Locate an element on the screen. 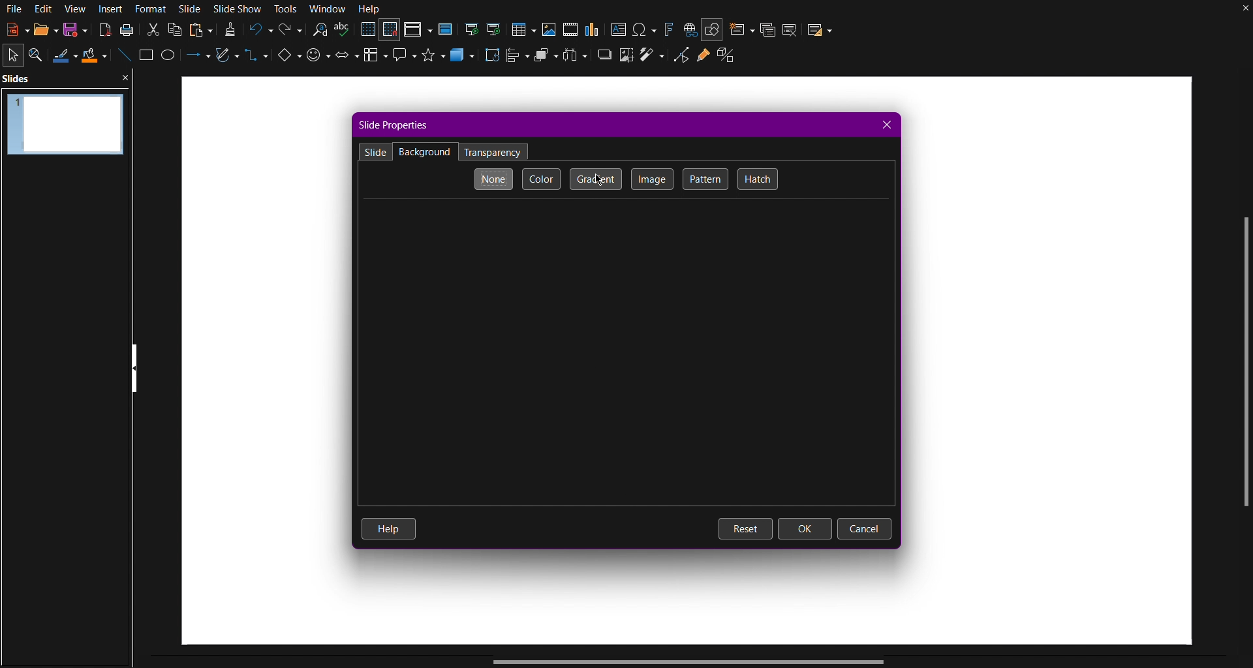  Insert media is located at coordinates (570, 29).